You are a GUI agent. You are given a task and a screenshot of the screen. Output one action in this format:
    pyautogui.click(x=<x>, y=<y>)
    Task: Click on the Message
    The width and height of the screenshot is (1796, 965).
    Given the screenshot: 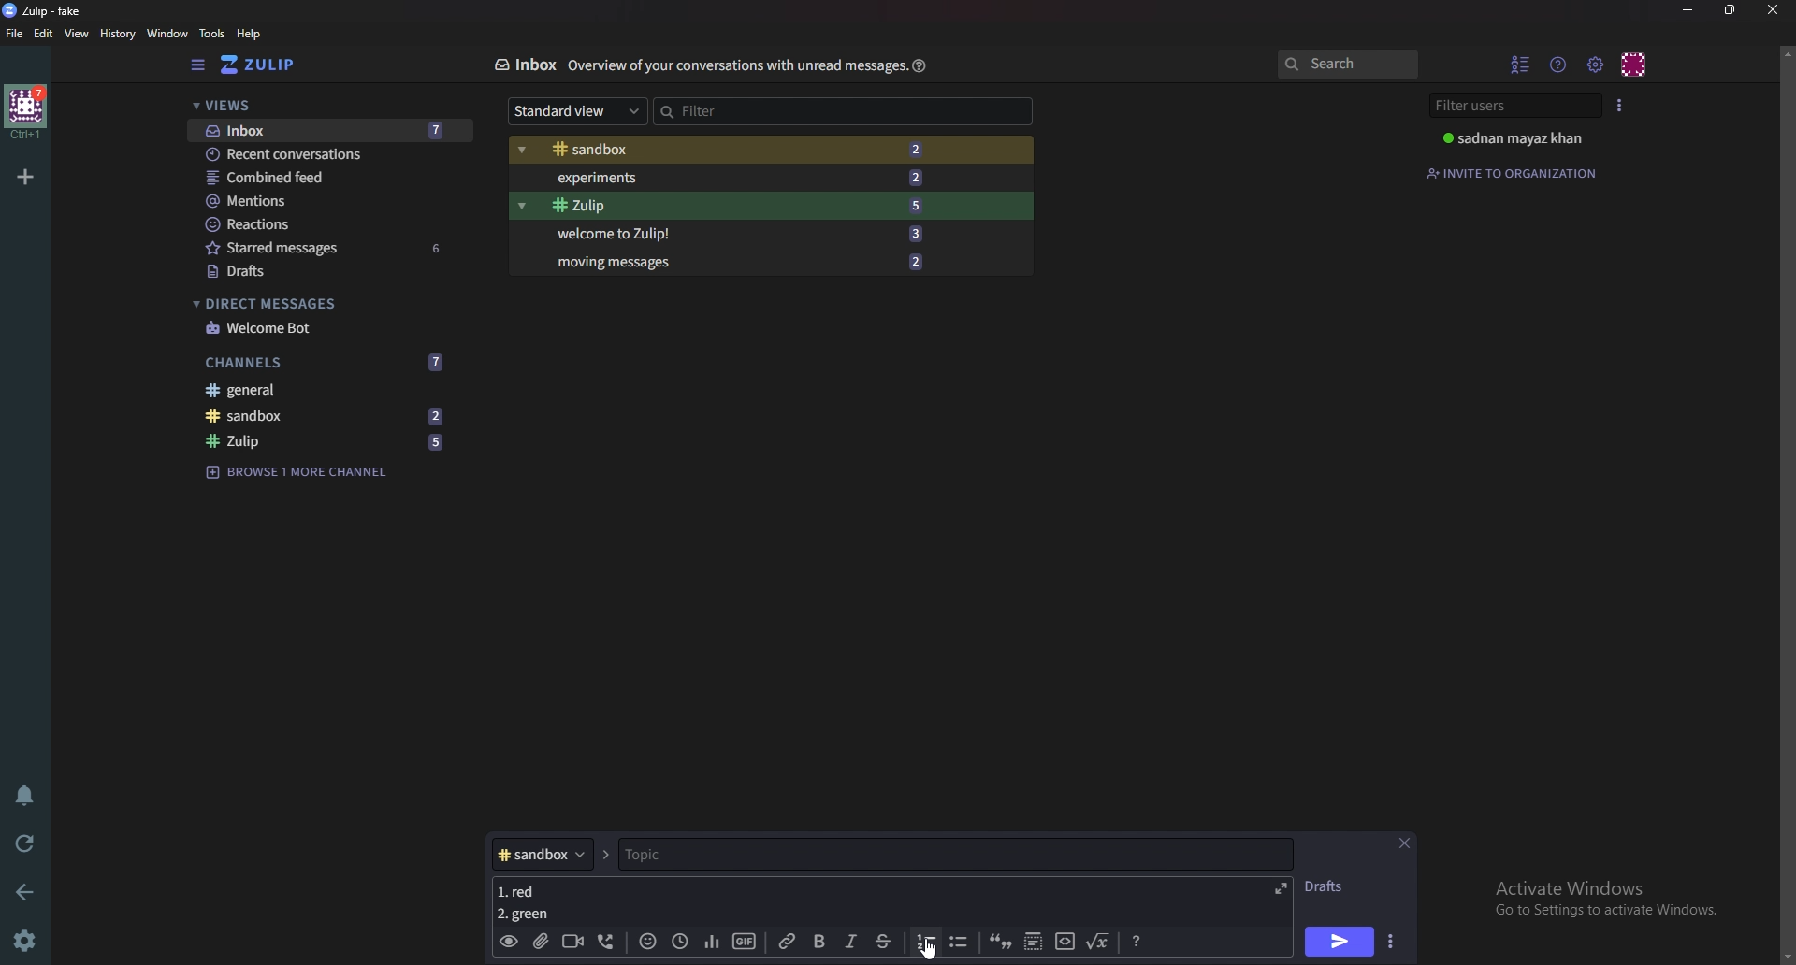 What is the action you would take?
    pyautogui.click(x=523, y=902)
    